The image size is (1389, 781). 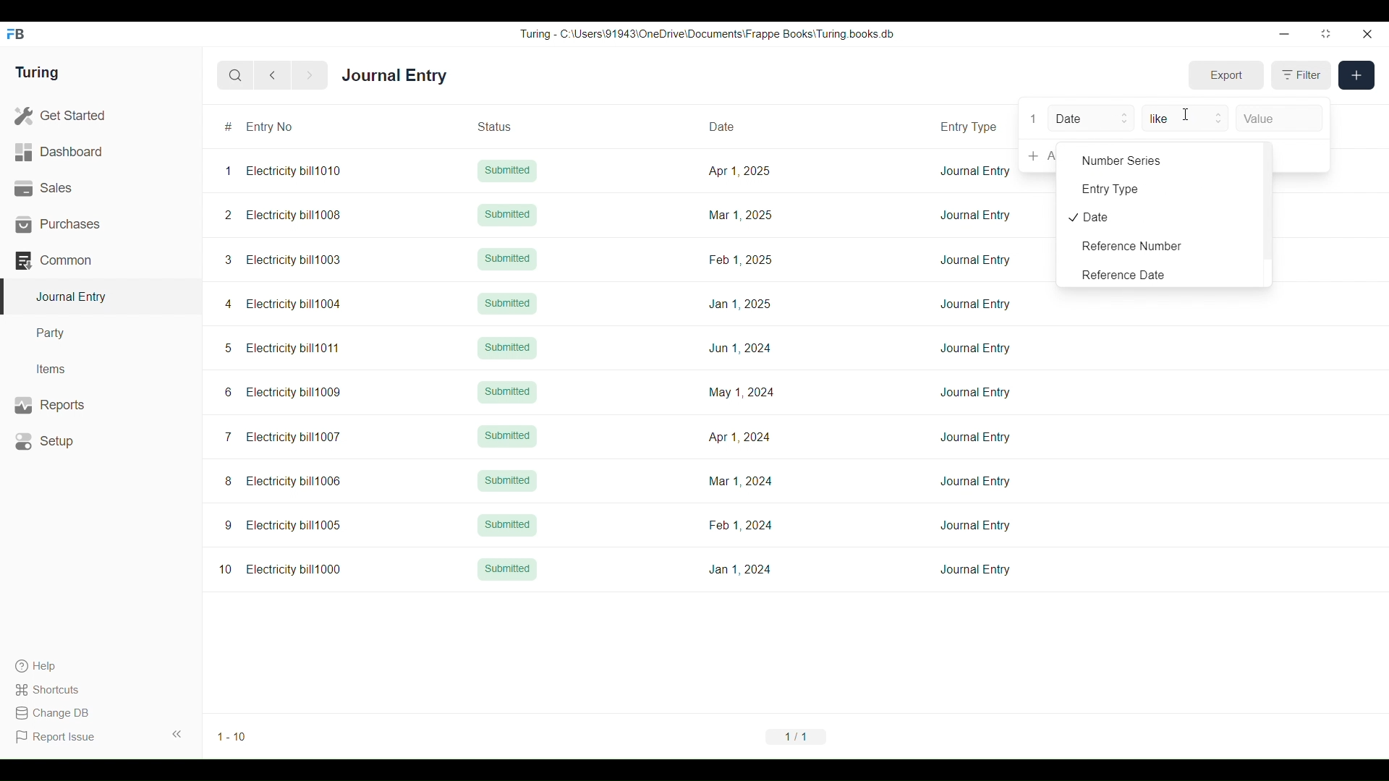 What do you see at coordinates (742, 259) in the screenshot?
I see `Feb 1, 2025` at bounding box center [742, 259].